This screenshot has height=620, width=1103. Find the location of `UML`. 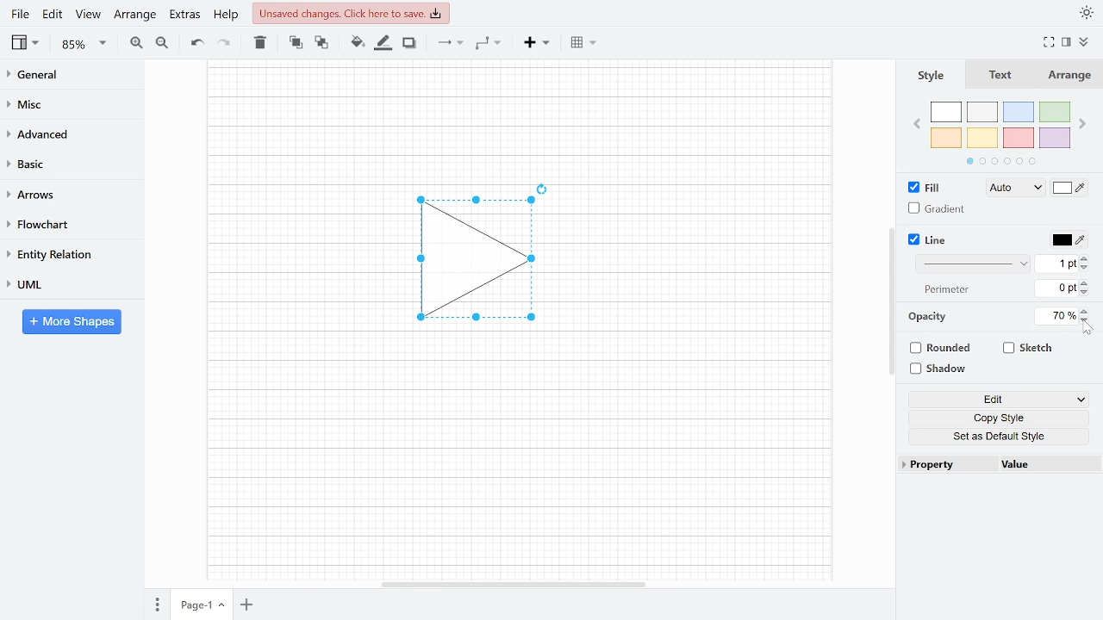

UML is located at coordinates (64, 284).